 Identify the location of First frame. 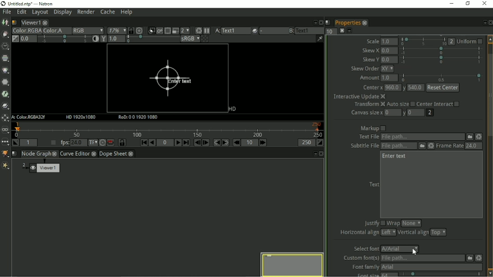
(144, 143).